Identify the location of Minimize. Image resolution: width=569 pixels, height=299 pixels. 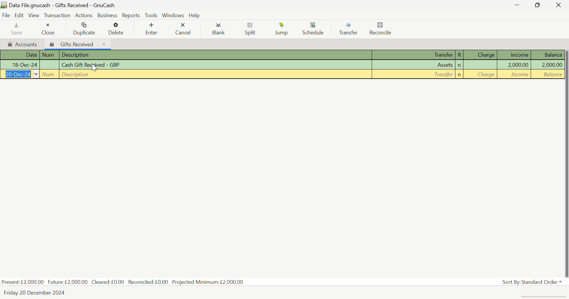
(540, 5).